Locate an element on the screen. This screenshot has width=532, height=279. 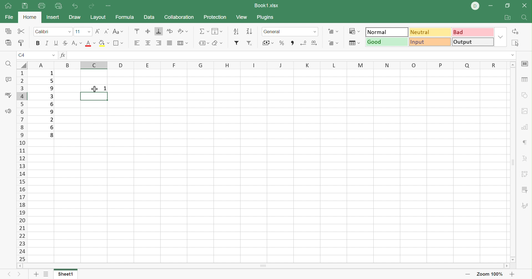
Summation is located at coordinates (203, 32).